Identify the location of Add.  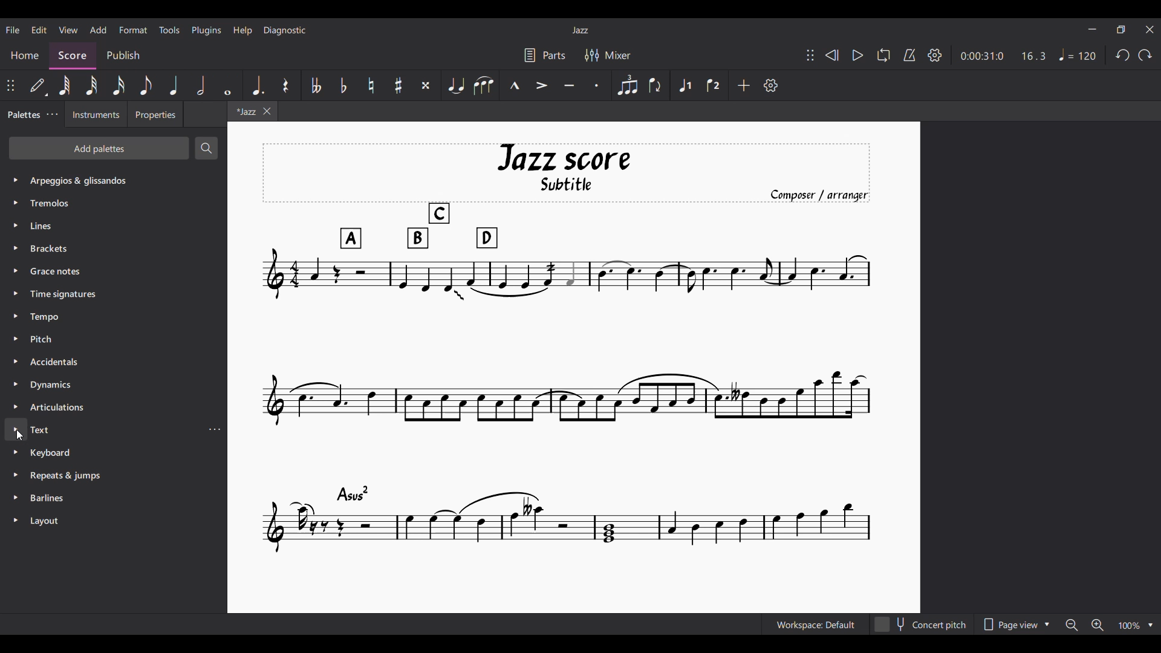
(744, 85).